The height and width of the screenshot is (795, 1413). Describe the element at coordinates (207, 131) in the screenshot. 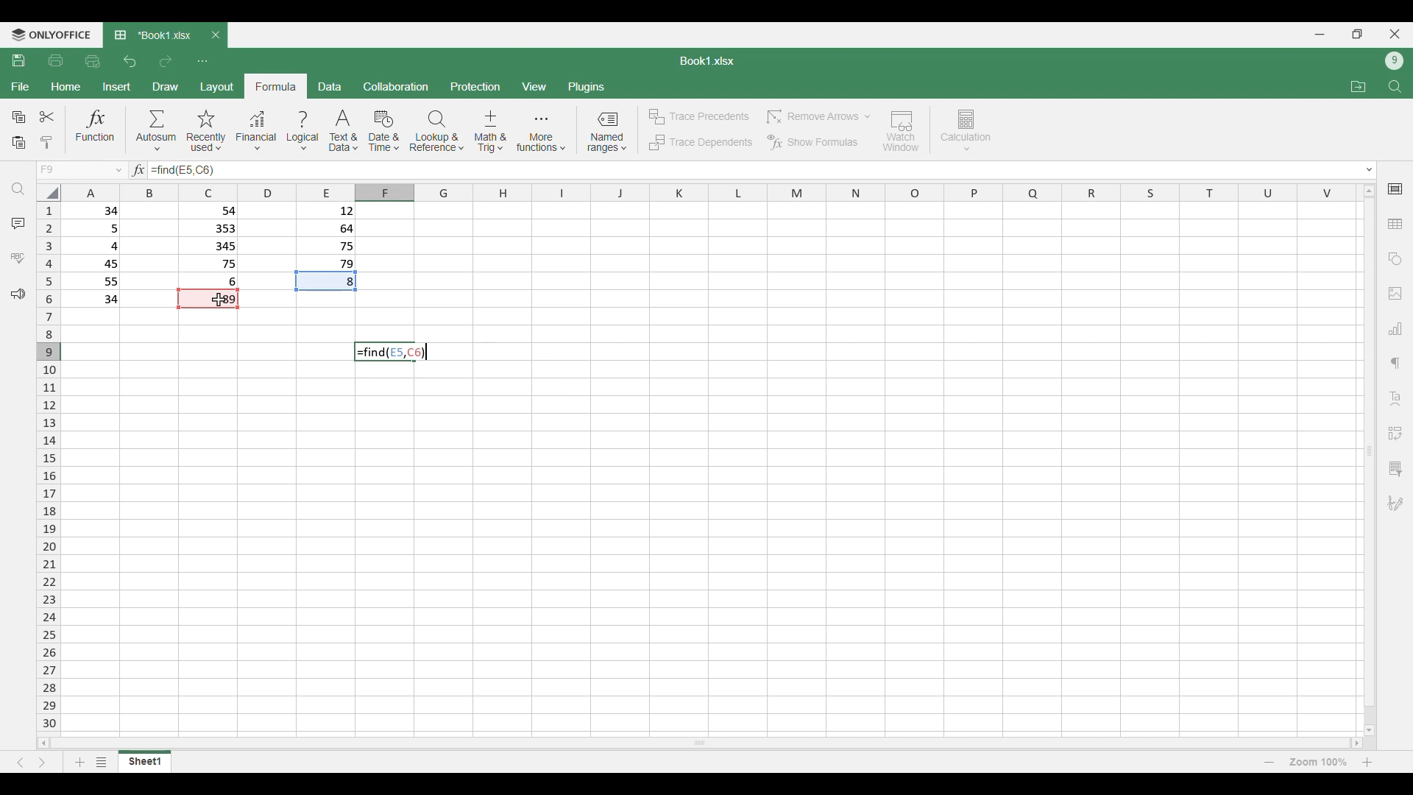

I see `Recently used` at that location.